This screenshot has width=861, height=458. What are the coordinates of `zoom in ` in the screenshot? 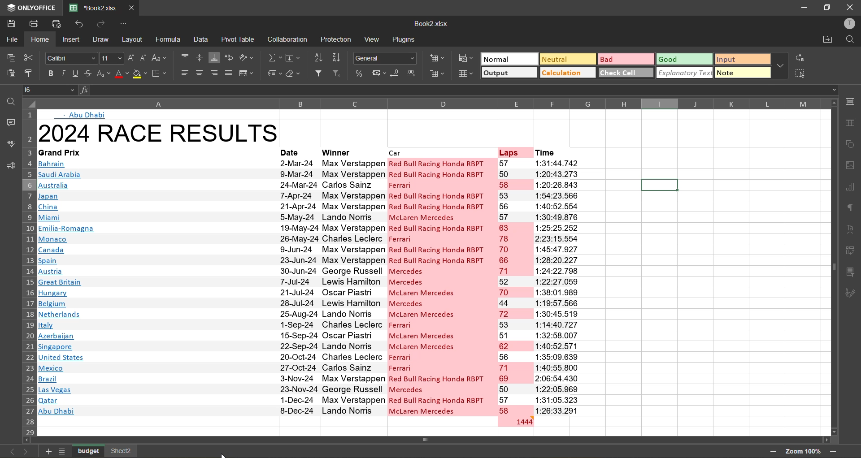 It's located at (834, 450).